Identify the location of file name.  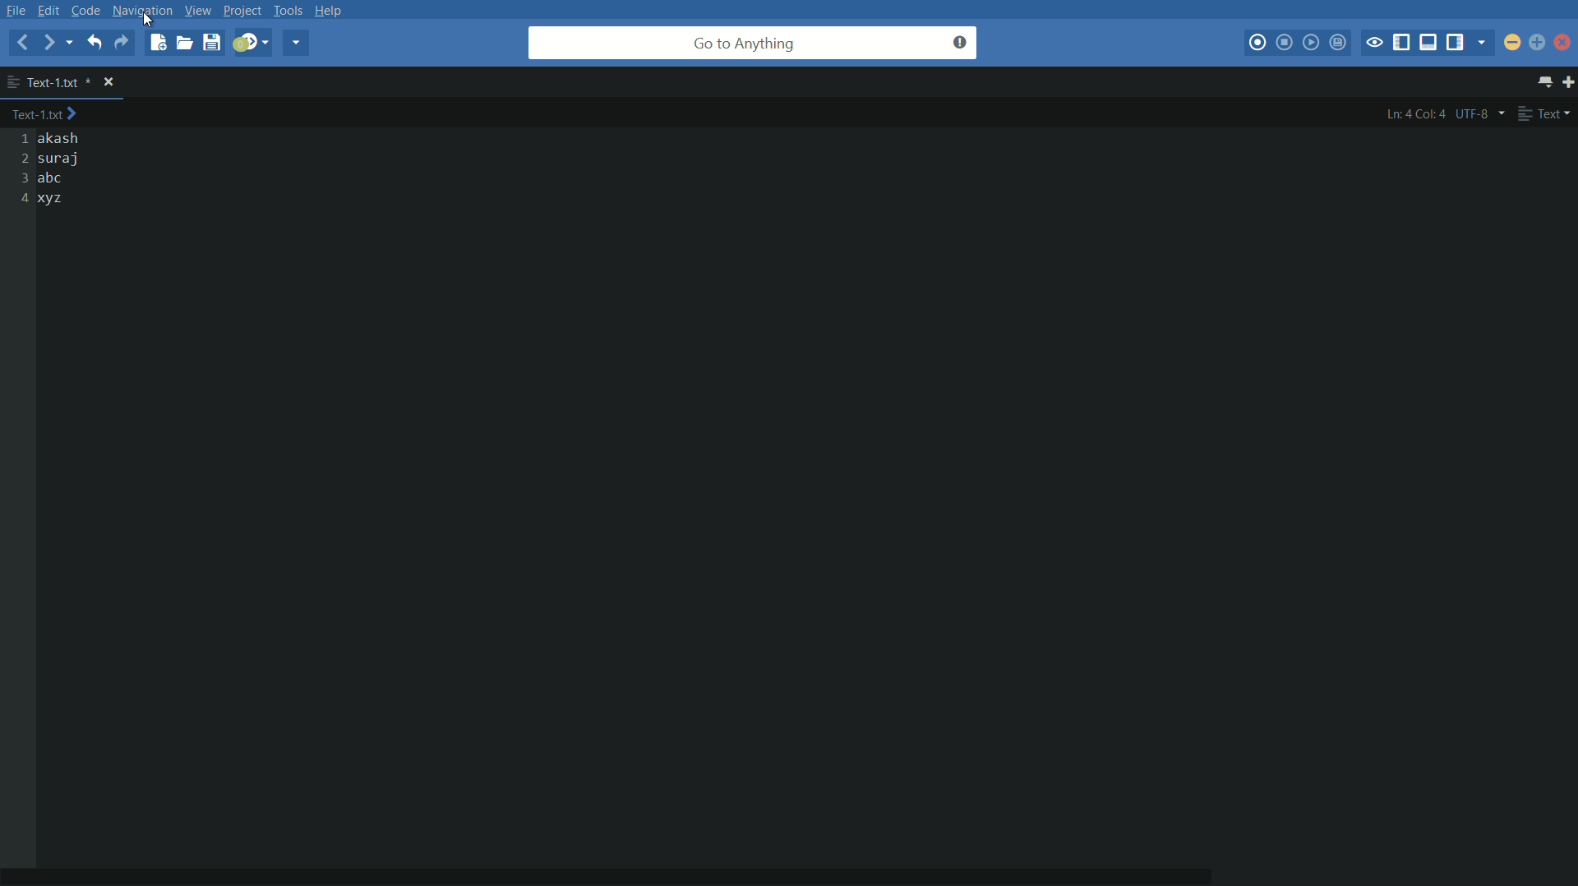
(48, 81).